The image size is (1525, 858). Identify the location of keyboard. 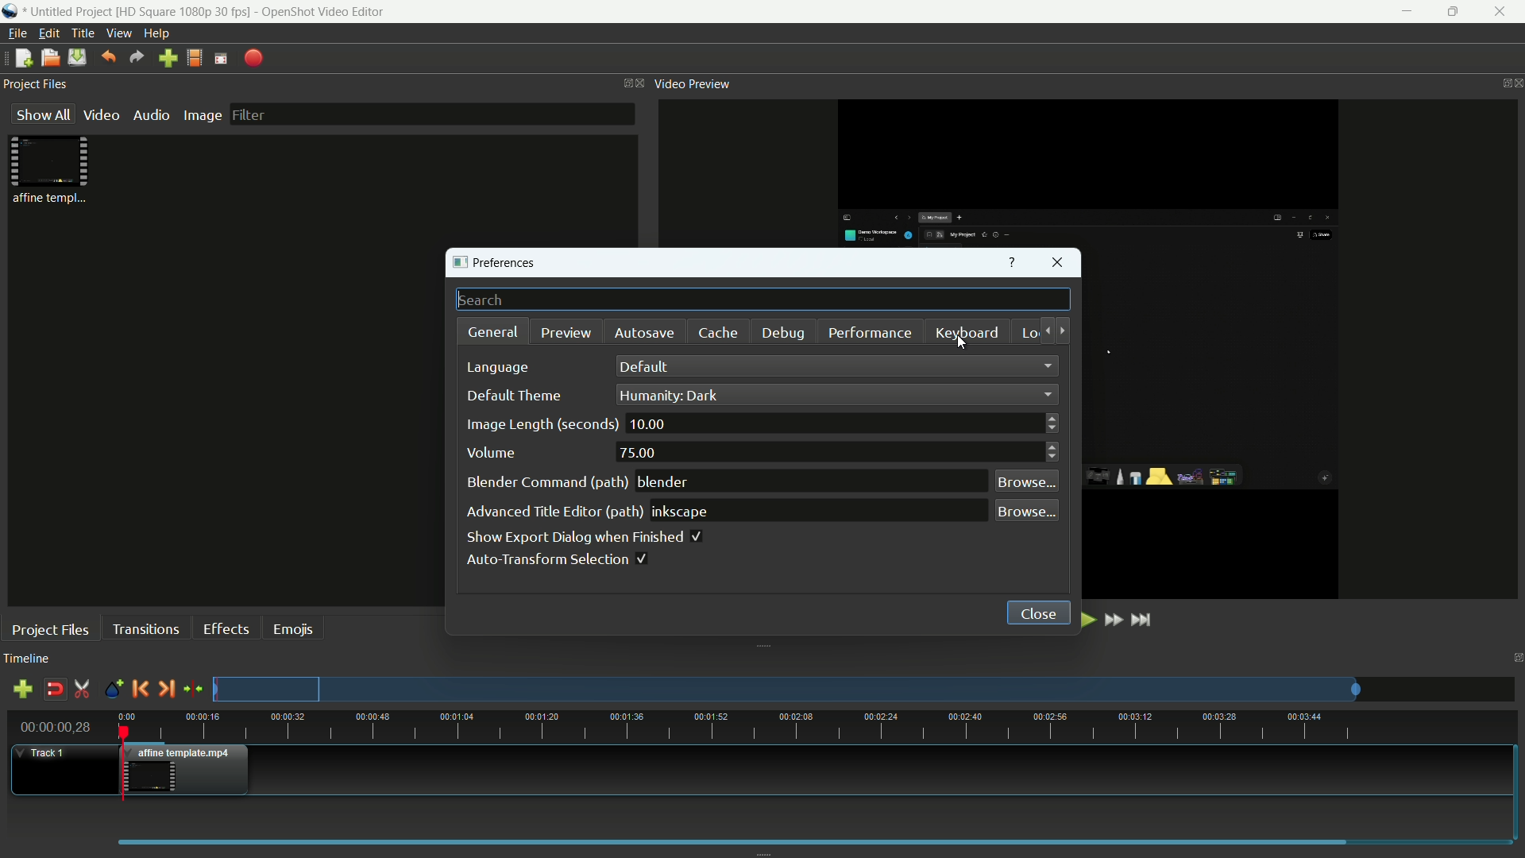
(968, 334).